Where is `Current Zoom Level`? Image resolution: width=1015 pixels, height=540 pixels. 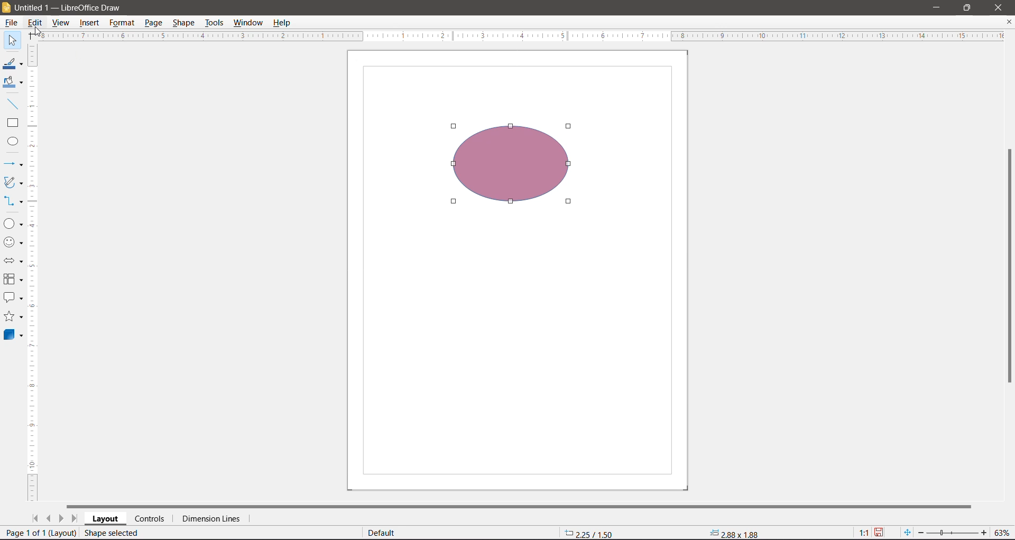
Current Zoom Level is located at coordinates (1002, 533).